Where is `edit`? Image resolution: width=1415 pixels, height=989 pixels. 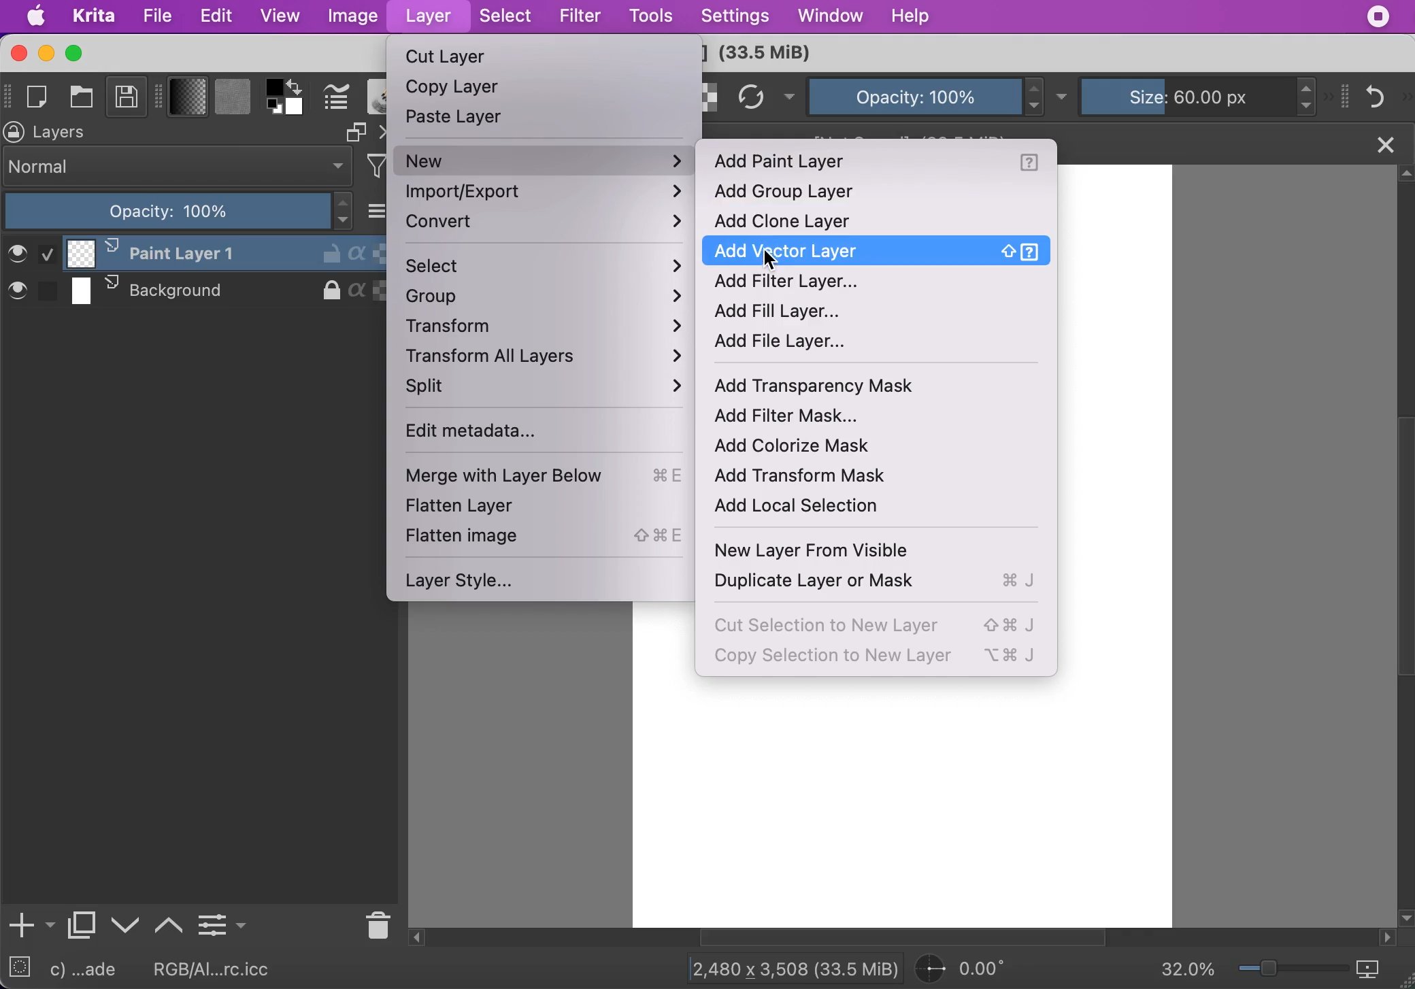
edit is located at coordinates (216, 16).